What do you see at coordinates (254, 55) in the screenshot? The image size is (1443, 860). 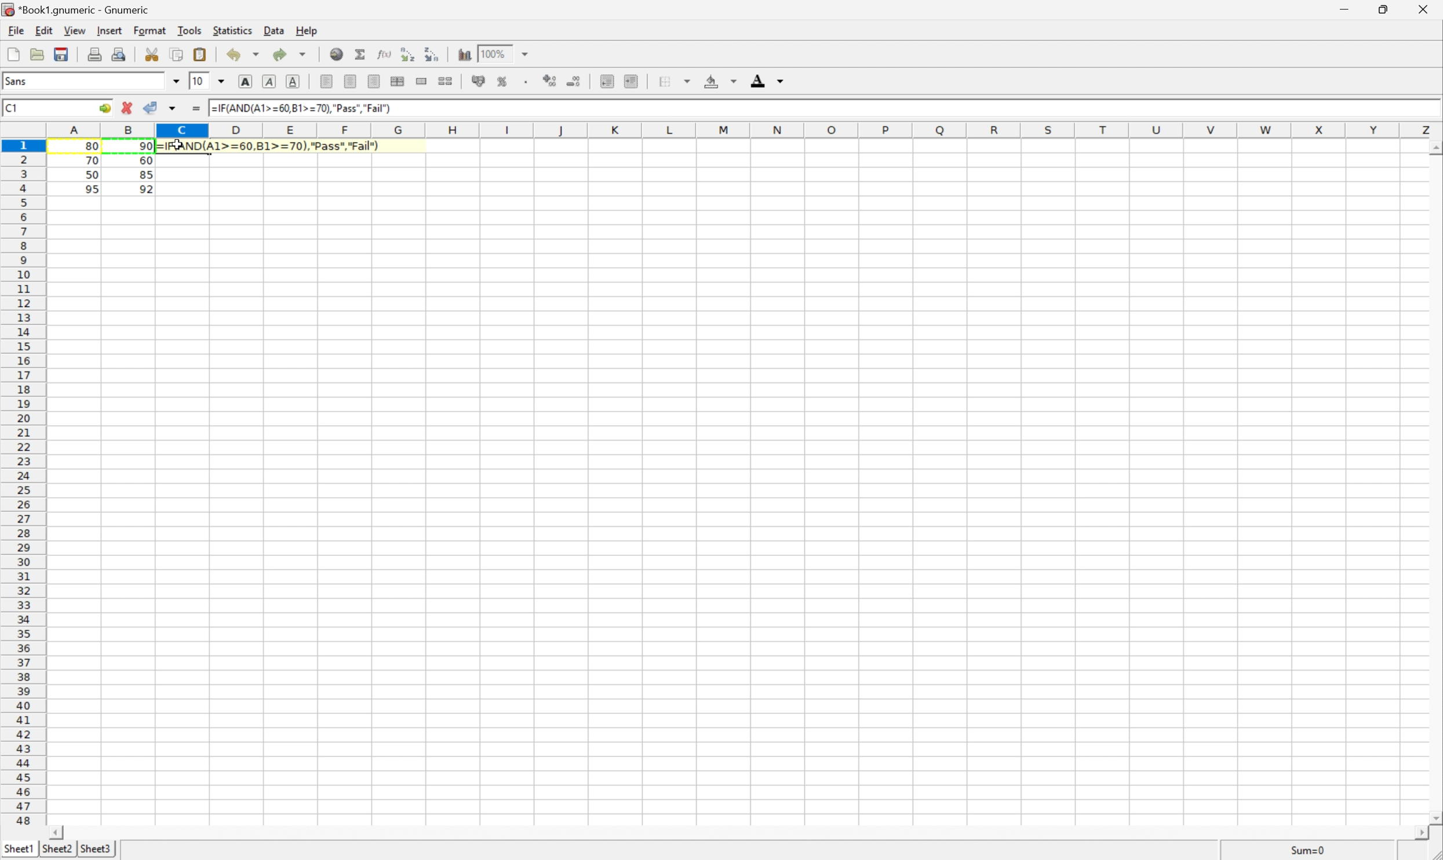 I see `Drop Down` at bounding box center [254, 55].